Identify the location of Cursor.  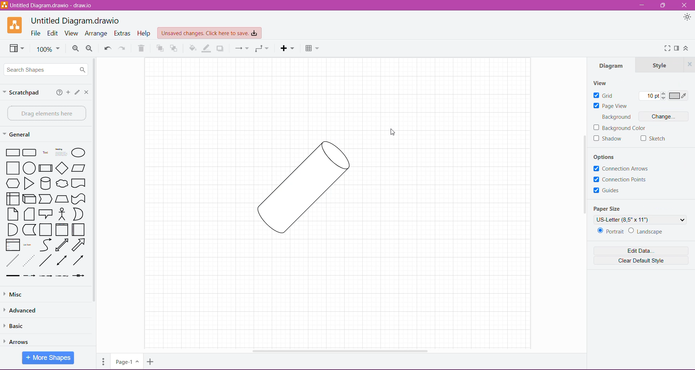
(391, 132).